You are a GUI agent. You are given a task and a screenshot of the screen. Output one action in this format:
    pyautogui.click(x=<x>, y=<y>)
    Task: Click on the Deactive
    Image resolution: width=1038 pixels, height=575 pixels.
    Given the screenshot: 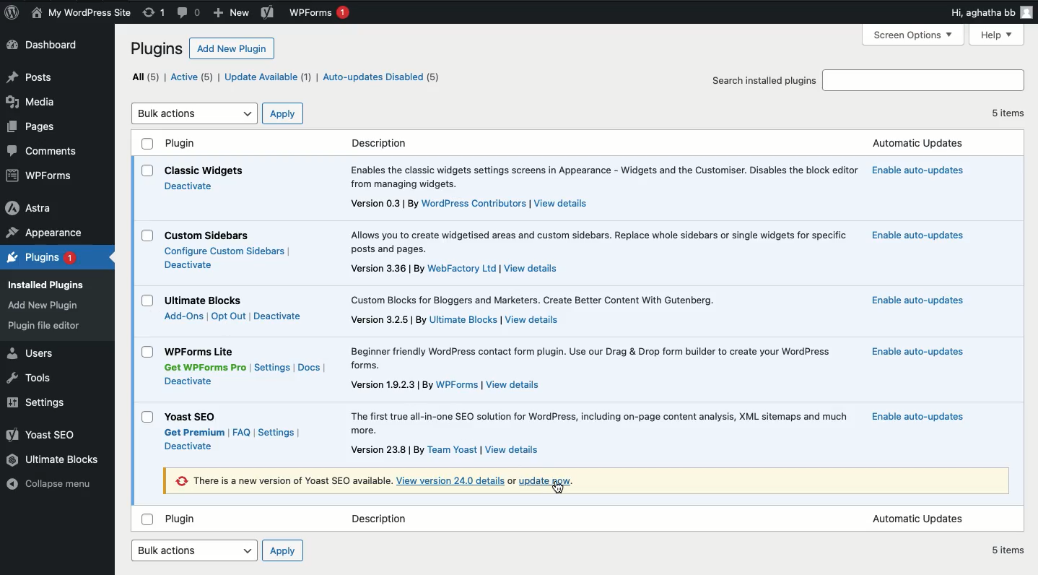 What is the action you would take?
    pyautogui.click(x=189, y=446)
    